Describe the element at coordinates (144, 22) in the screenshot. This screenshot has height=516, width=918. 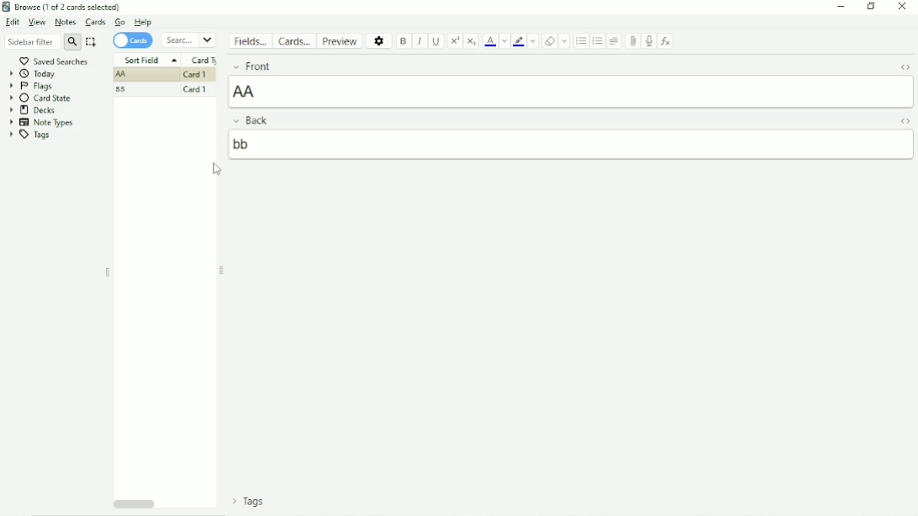
I see `Help` at that location.